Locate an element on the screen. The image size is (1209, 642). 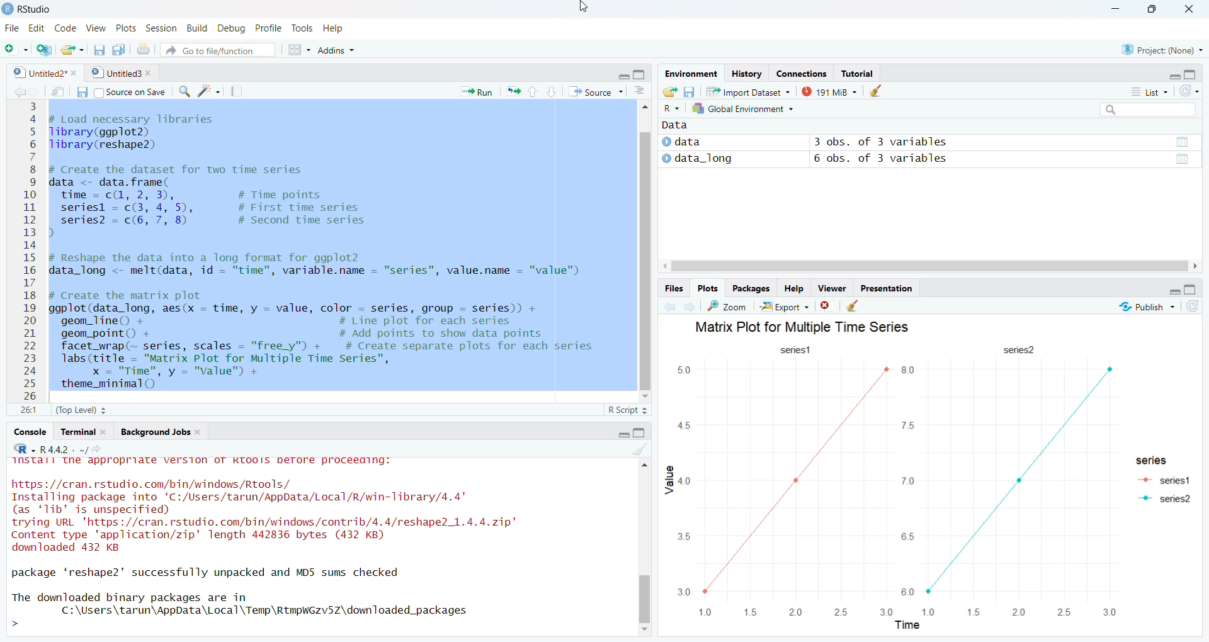
Document outline is located at coordinates (640, 93).